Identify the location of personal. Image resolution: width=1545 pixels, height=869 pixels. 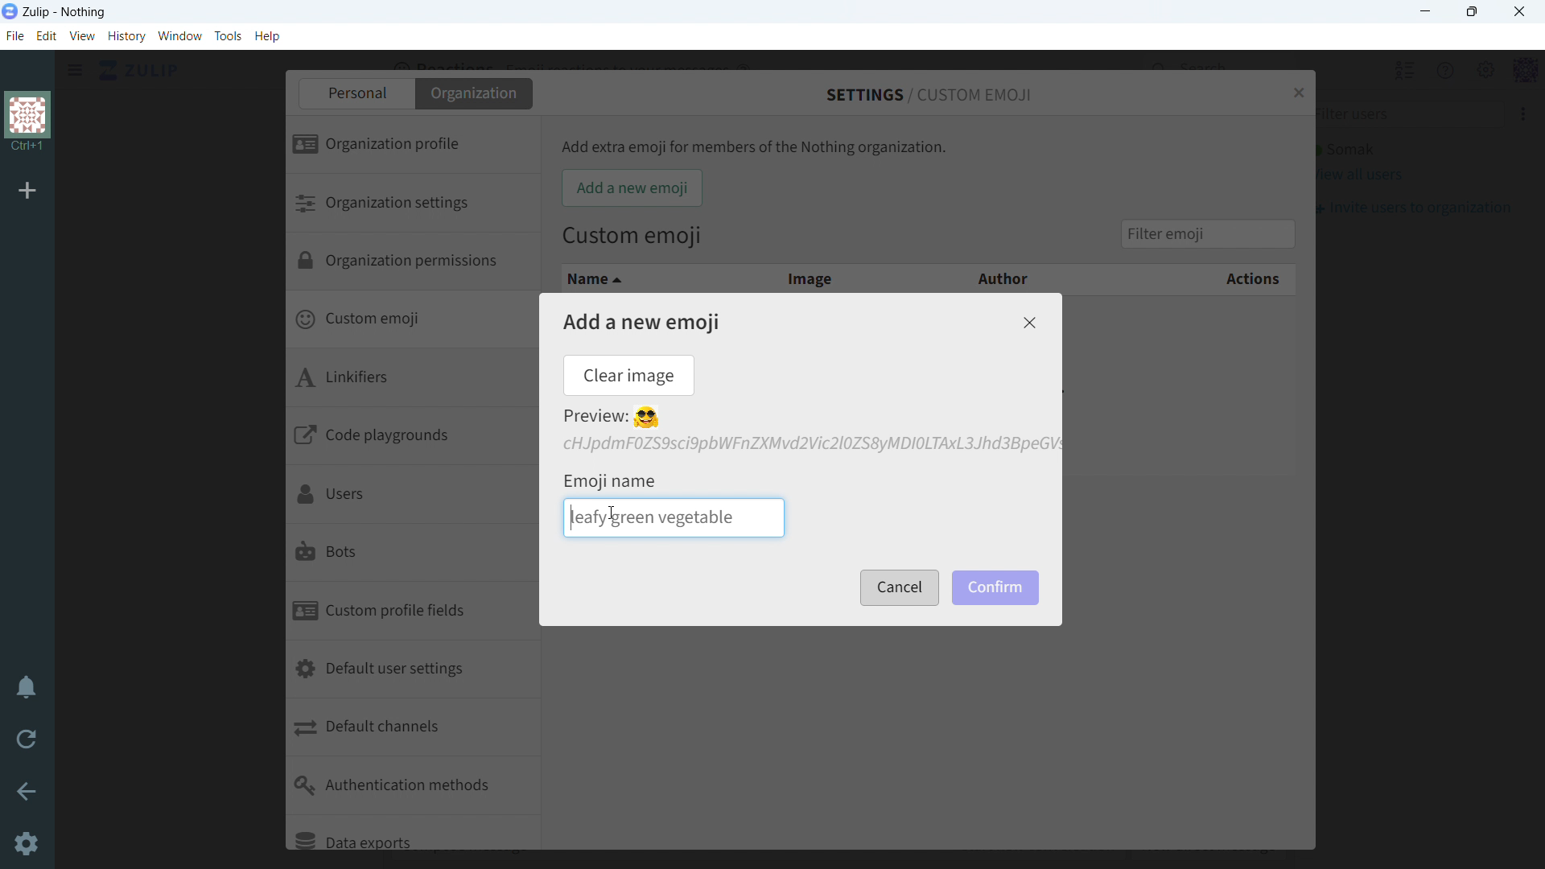
(355, 93).